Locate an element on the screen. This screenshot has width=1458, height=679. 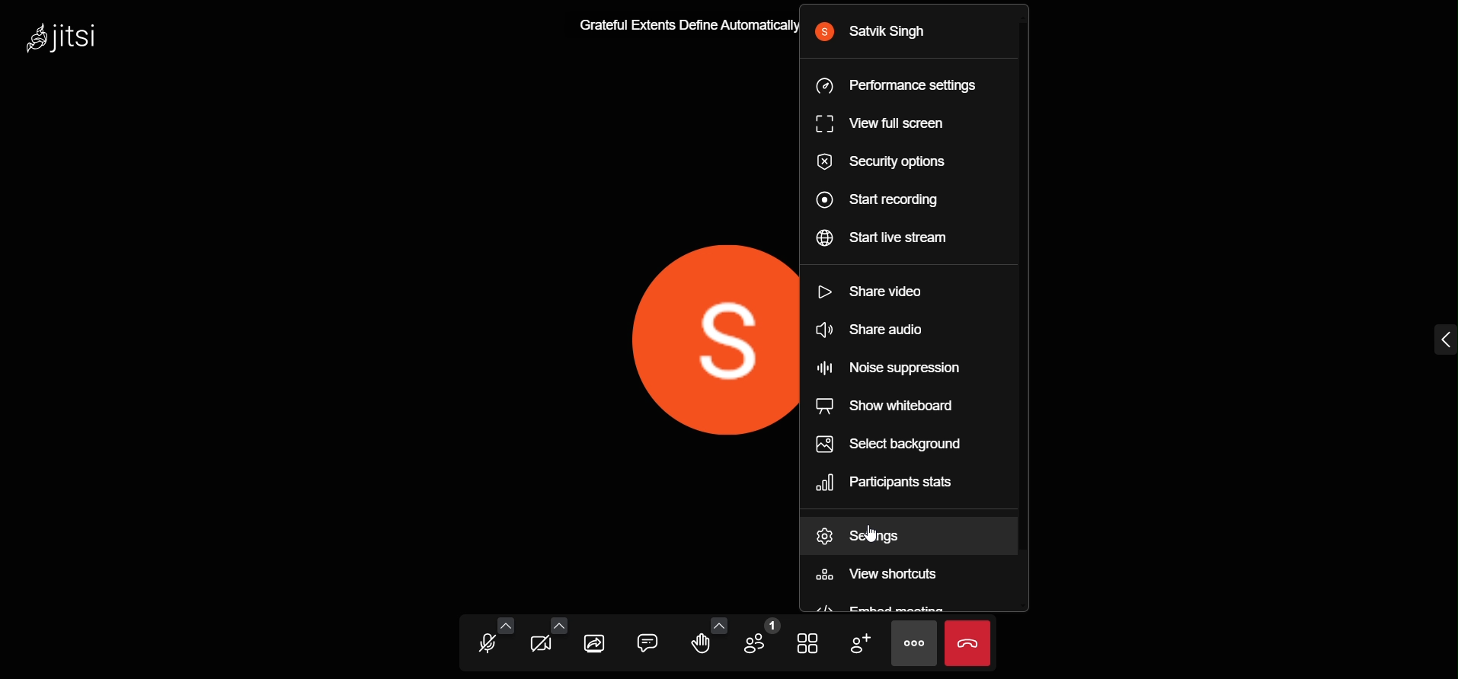
video setting is located at coordinates (558, 625).